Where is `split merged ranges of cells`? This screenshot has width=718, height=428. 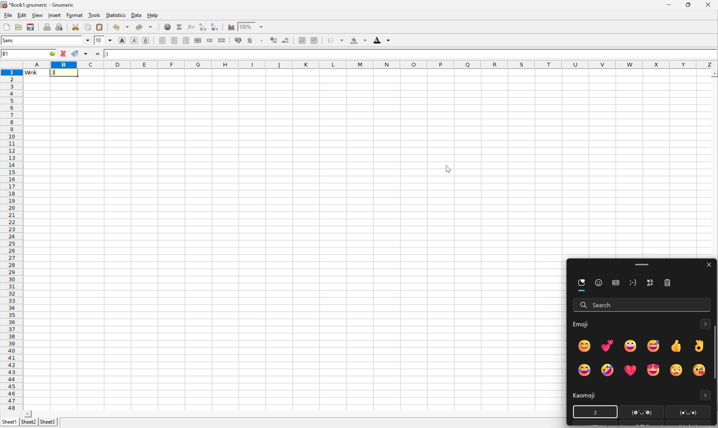
split merged ranges of cells is located at coordinates (222, 40).